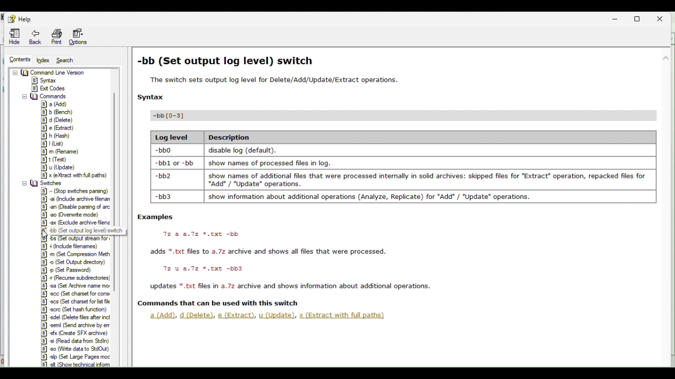 The height and width of the screenshot is (379, 675). What do you see at coordinates (76, 278) in the screenshot?
I see `£] + (Recurse subdirectories)` at bounding box center [76, 278].